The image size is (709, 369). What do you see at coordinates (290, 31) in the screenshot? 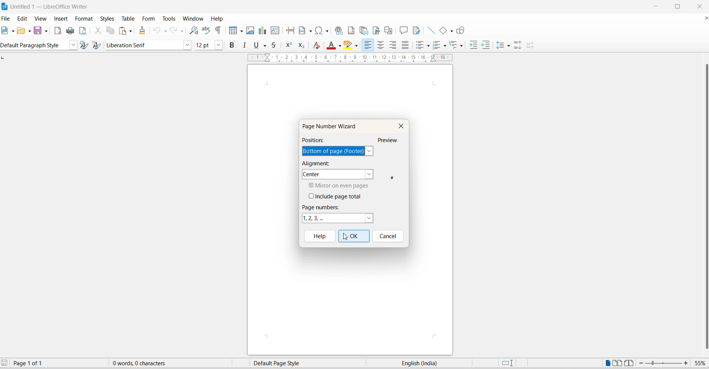
I see `page break` at bounding box center [290, 31].